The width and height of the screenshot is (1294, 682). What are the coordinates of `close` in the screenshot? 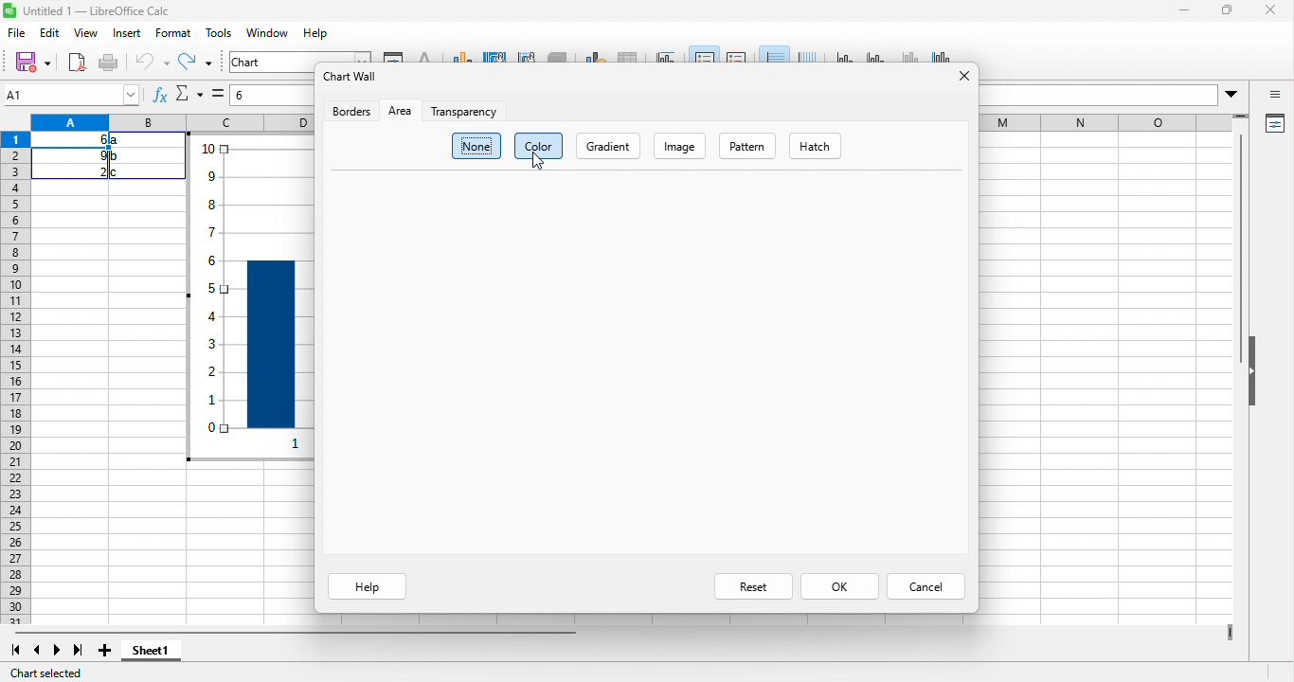 It's located at (1273, 11).